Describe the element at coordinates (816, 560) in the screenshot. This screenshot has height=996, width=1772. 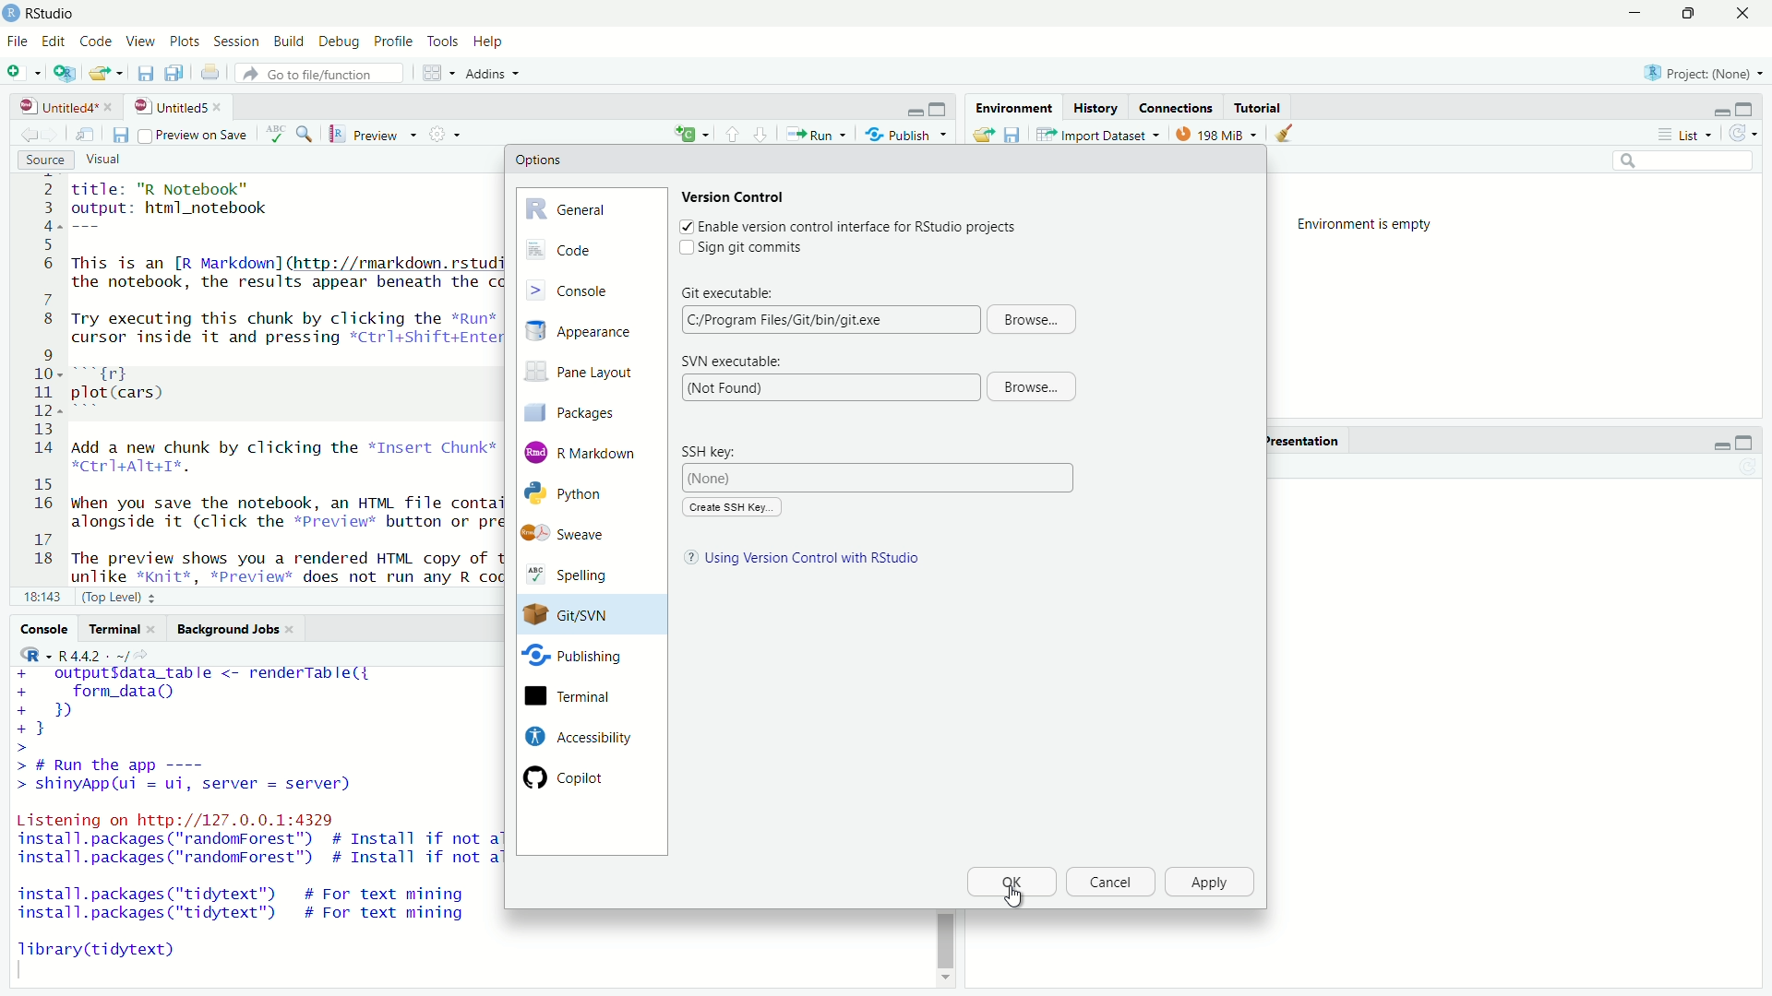
I see `using Version Control with RStudio` at that location.